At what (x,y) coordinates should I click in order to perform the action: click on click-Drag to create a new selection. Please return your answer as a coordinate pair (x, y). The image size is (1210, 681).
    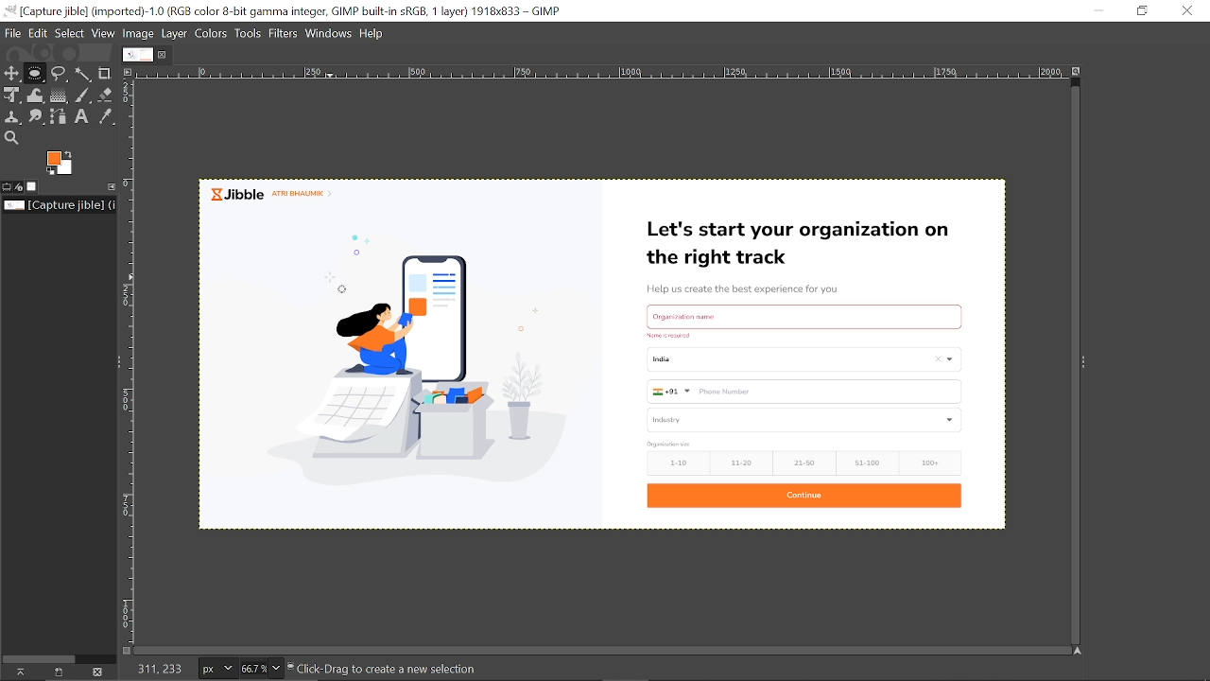
    Looking at the image, I should click on (393, 669).